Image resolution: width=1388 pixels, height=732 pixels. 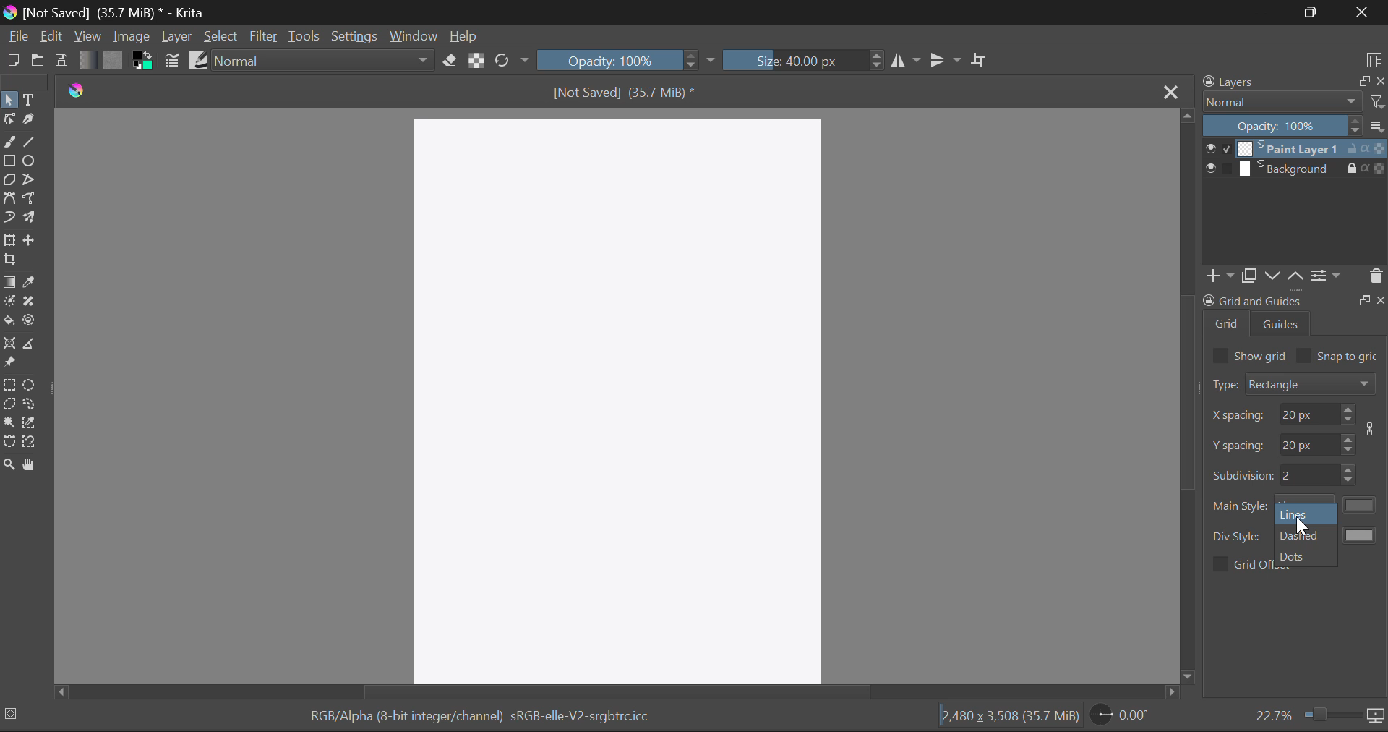 I want to click on |2.480 x 3,508 (35.7 MiB), so click(x=1009, y=718).